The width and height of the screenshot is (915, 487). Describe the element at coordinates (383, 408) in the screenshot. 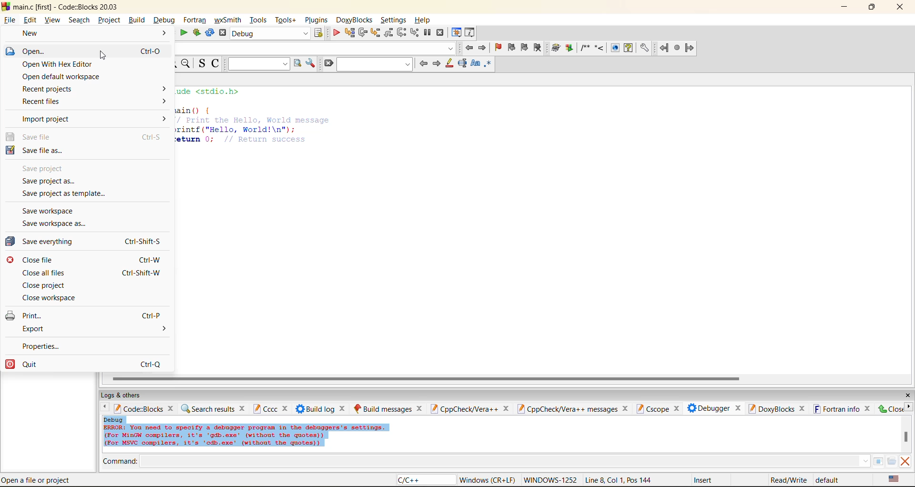

I see `build messages` at that location.